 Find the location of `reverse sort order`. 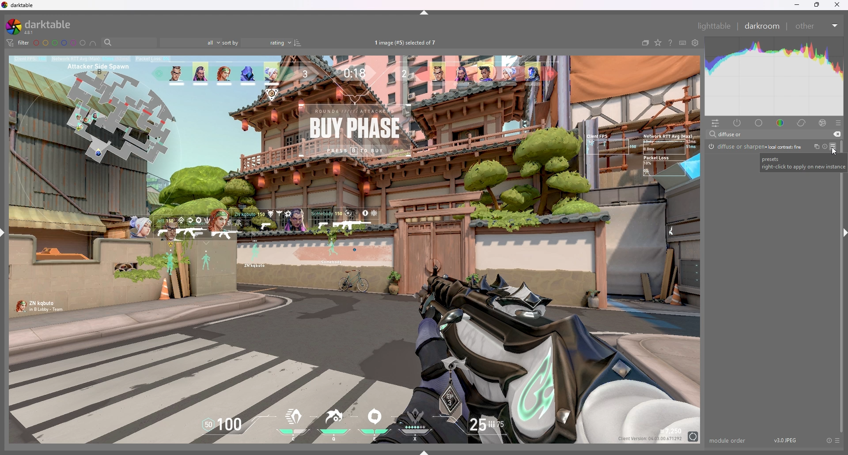

reverse sort order is located at coordinates (298, 43).